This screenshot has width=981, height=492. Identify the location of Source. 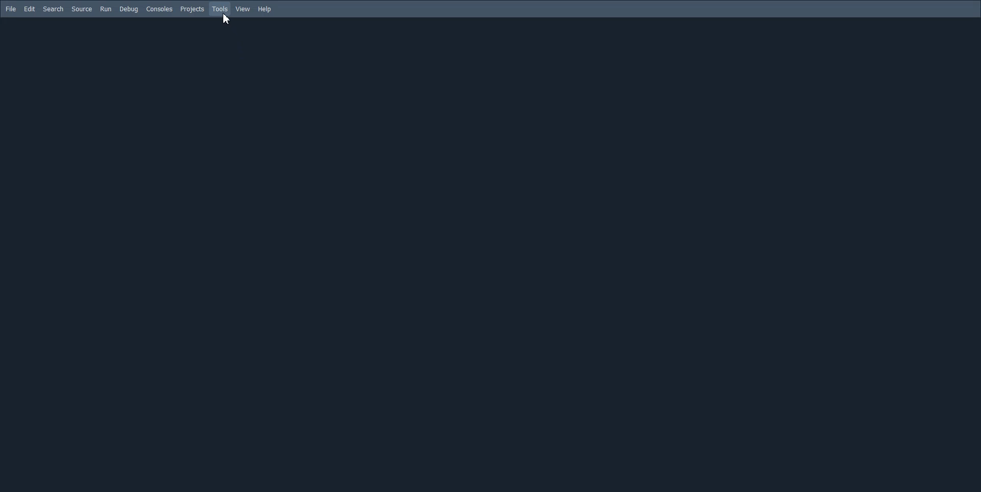
(82, 9).